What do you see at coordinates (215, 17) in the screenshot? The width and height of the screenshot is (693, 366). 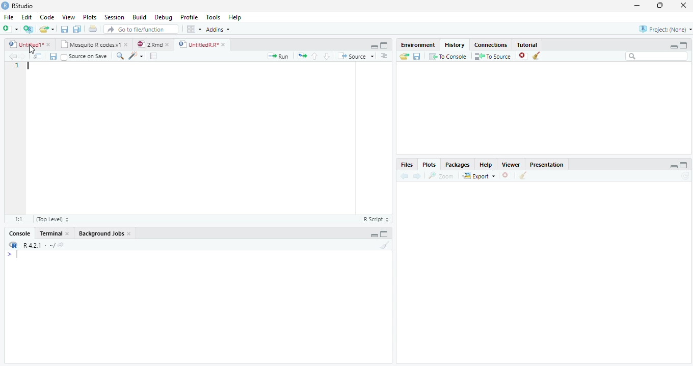 I see `Tools` at bounding box center [215, 17].